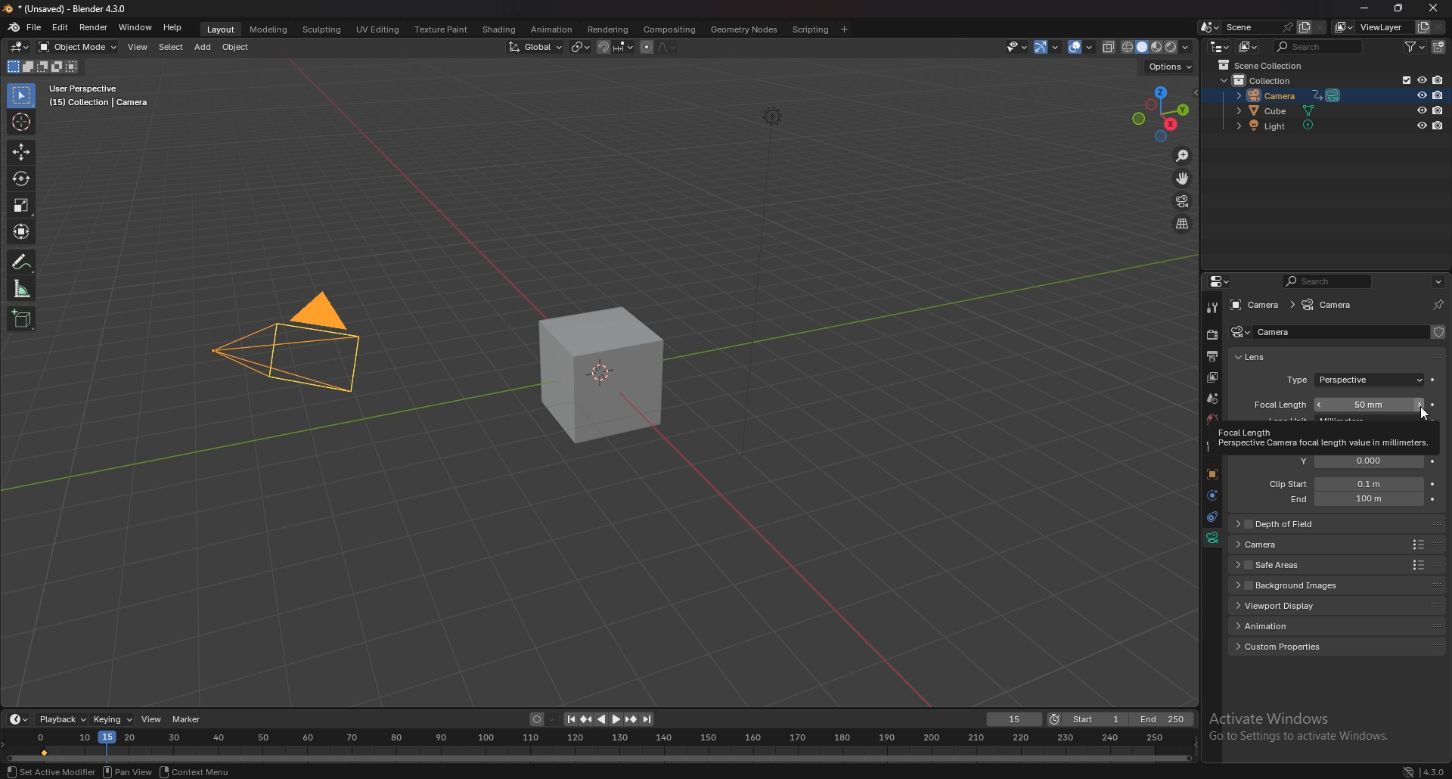 This screenshot has height=779, width=1452. What do you see at coordinates (321, 30) in the screenshot?
I see `sculpting` at bounding box center [321, 30].